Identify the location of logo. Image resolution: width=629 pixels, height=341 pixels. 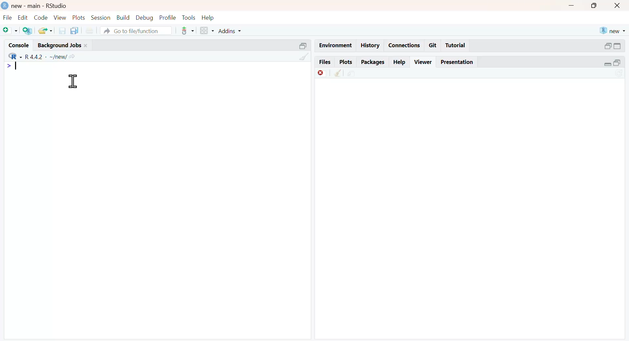
(5, 6).